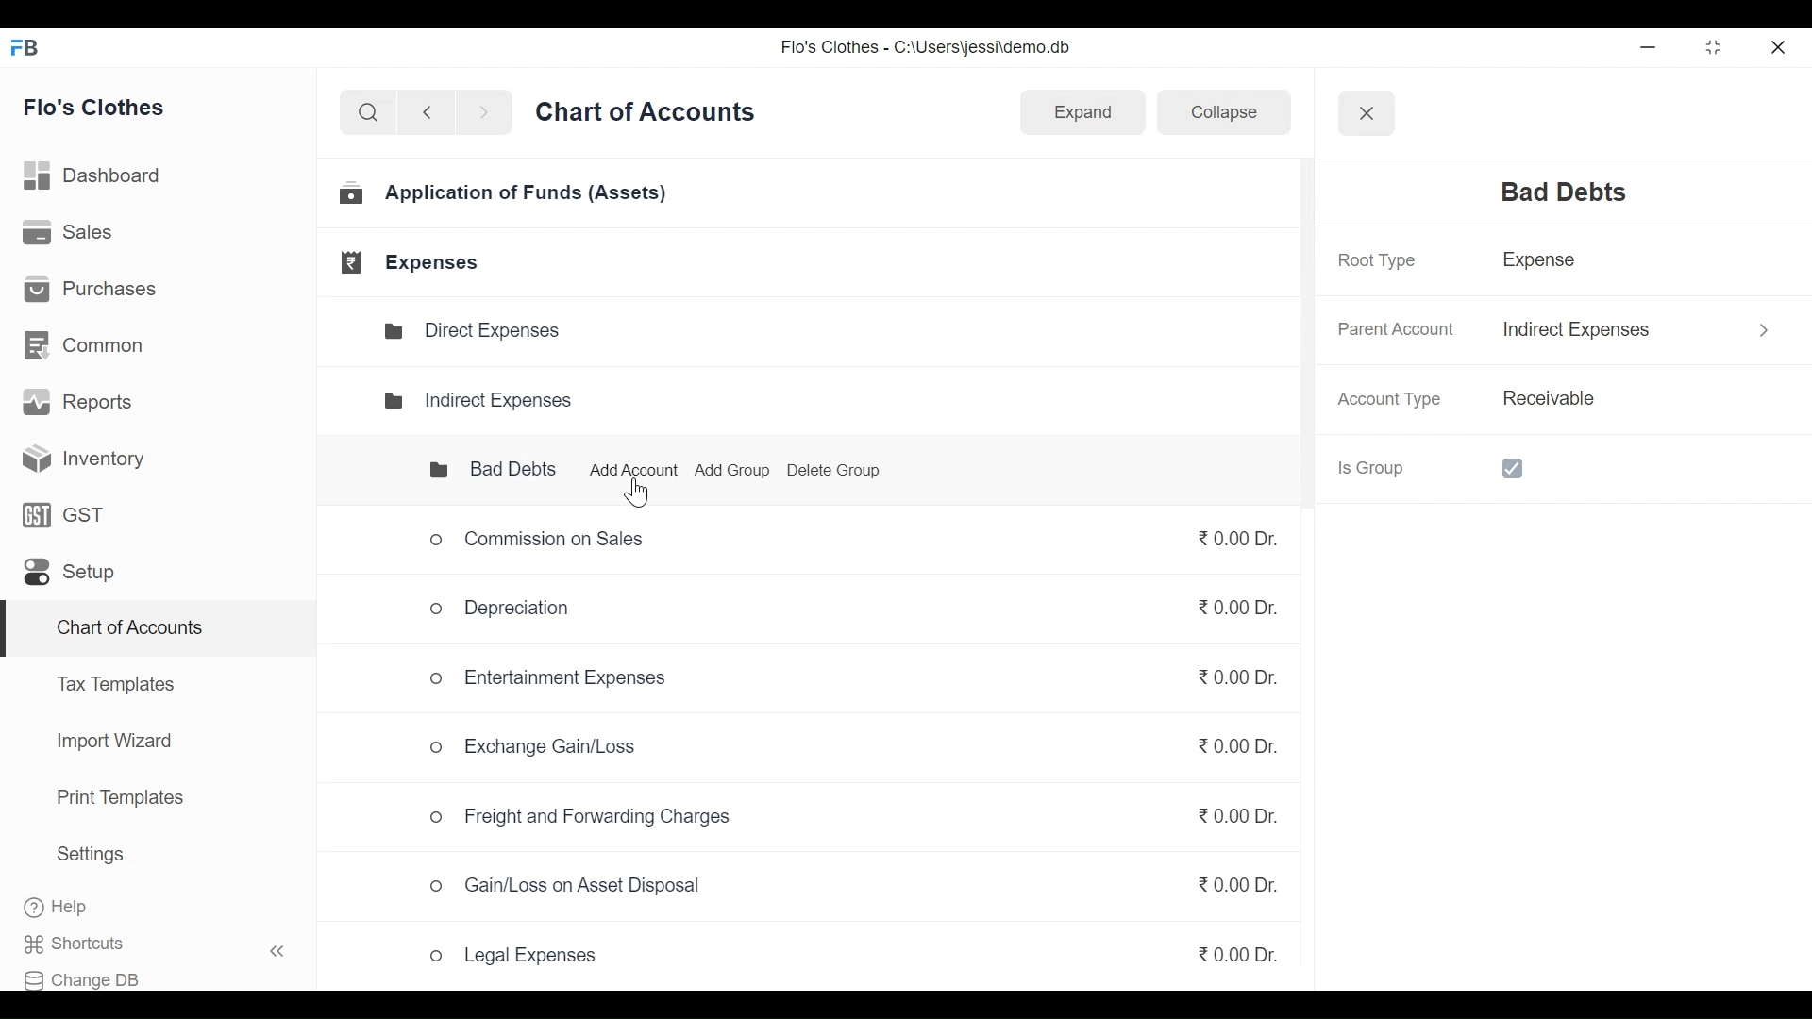 The image size is (1812, 1019). Describe the element at coordinates (481, 331) in the screenshot. I see `Direct Expenses` at that location.